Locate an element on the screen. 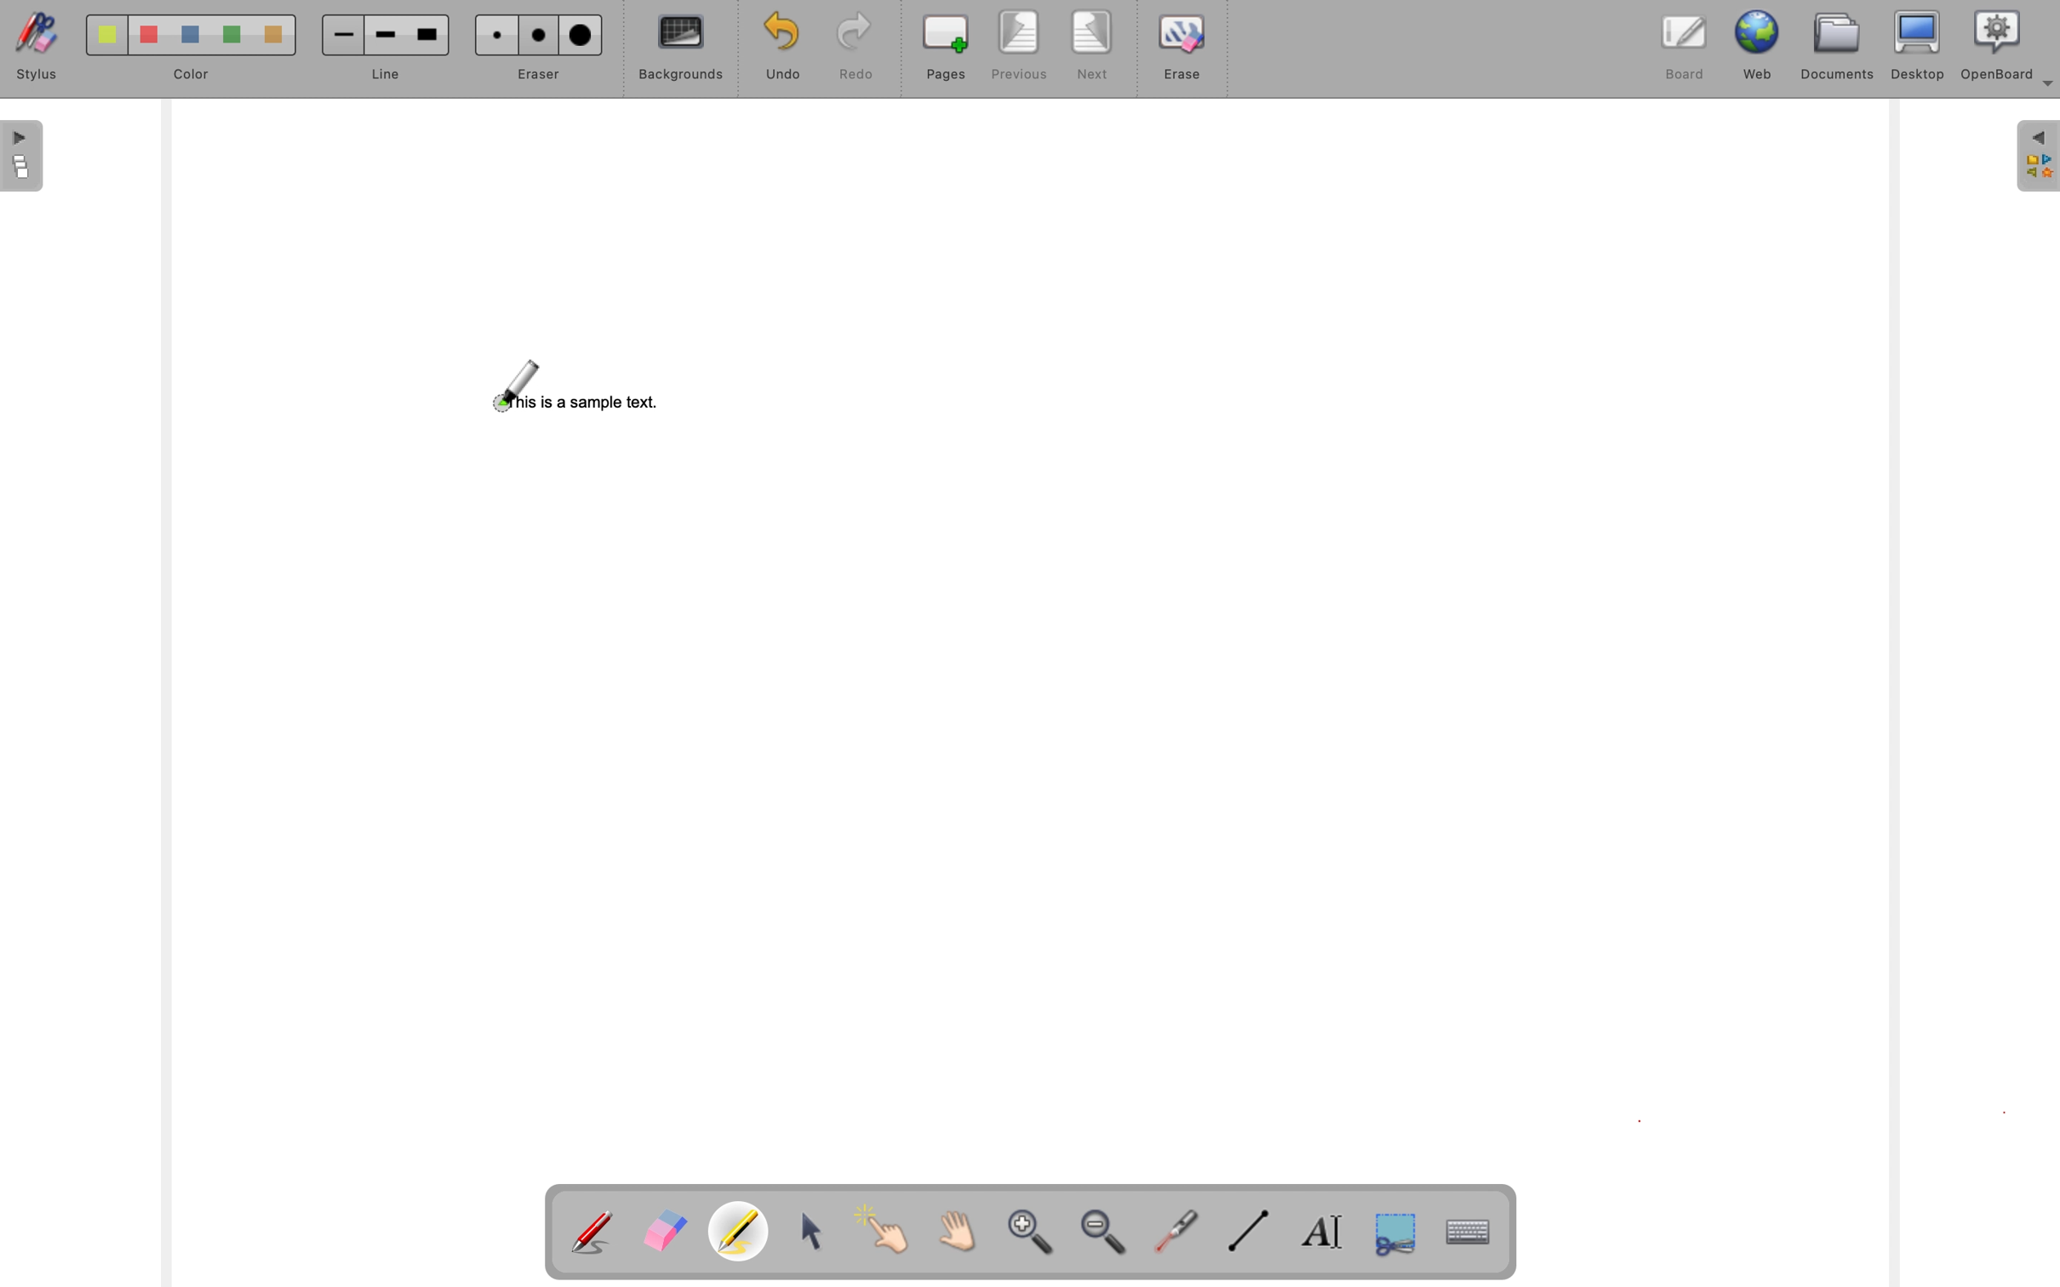  Color 4 is located at coordinates (233, 35).